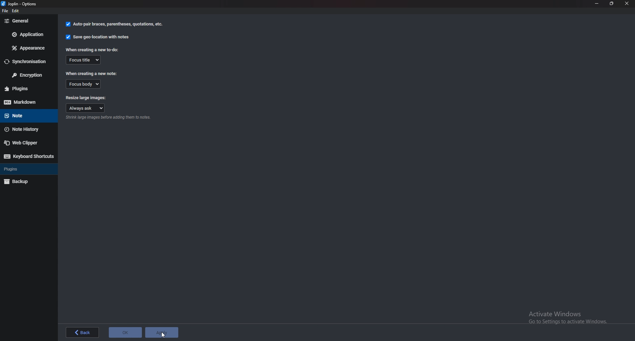 The image size is (635, 341). What do you see at coordinates (97, 37) in the screenshot?
I see `Save geo location with notes` at bounding box center [97, 37].